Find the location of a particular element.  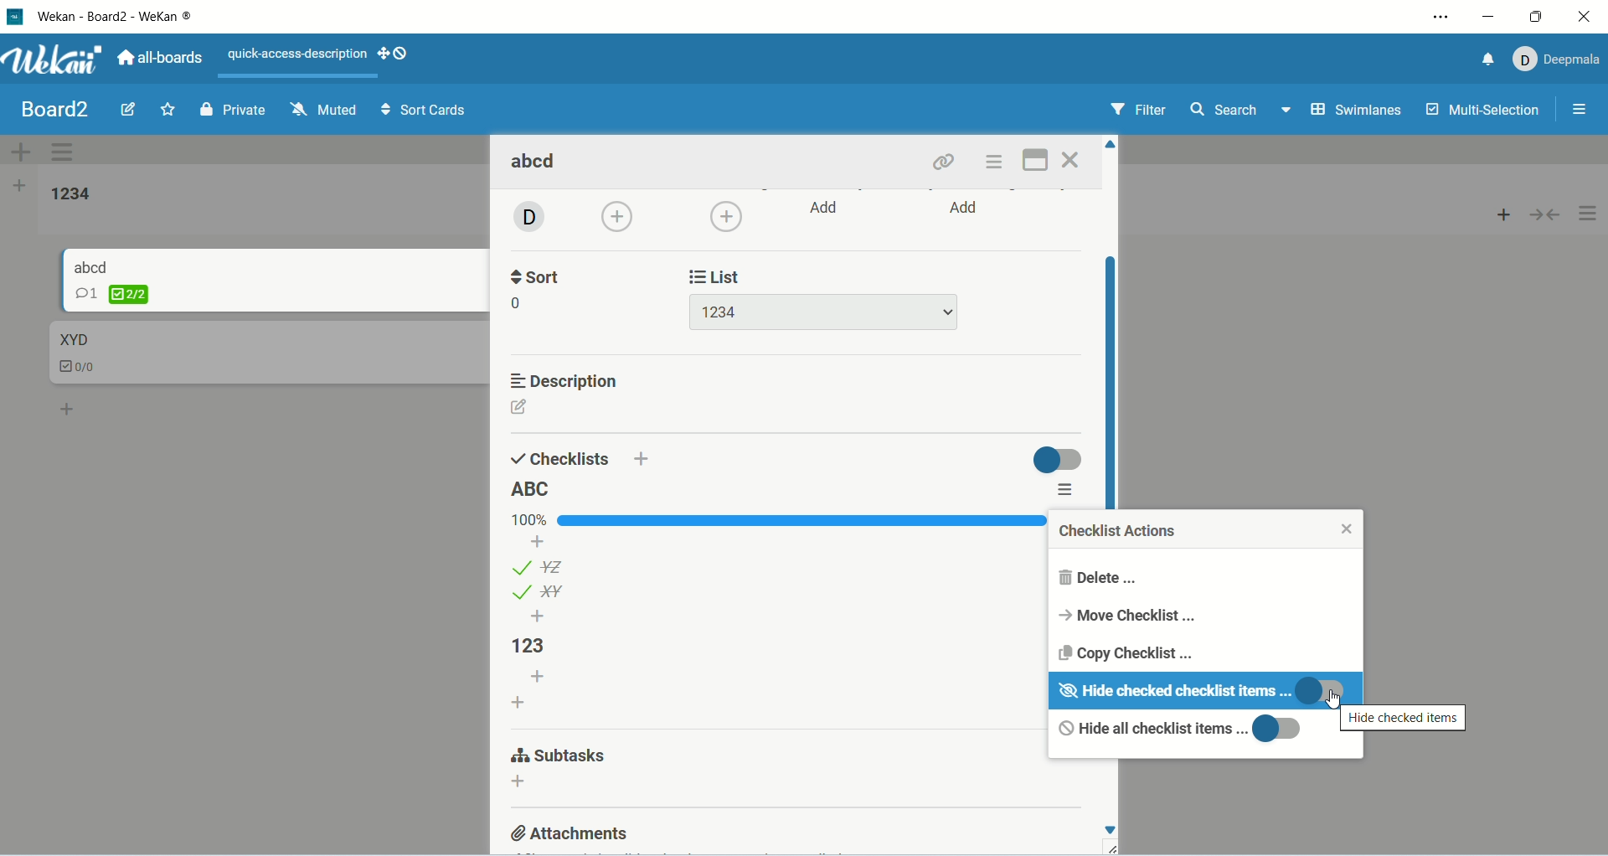

wekan-wekan is located at coordinates (115, 18).